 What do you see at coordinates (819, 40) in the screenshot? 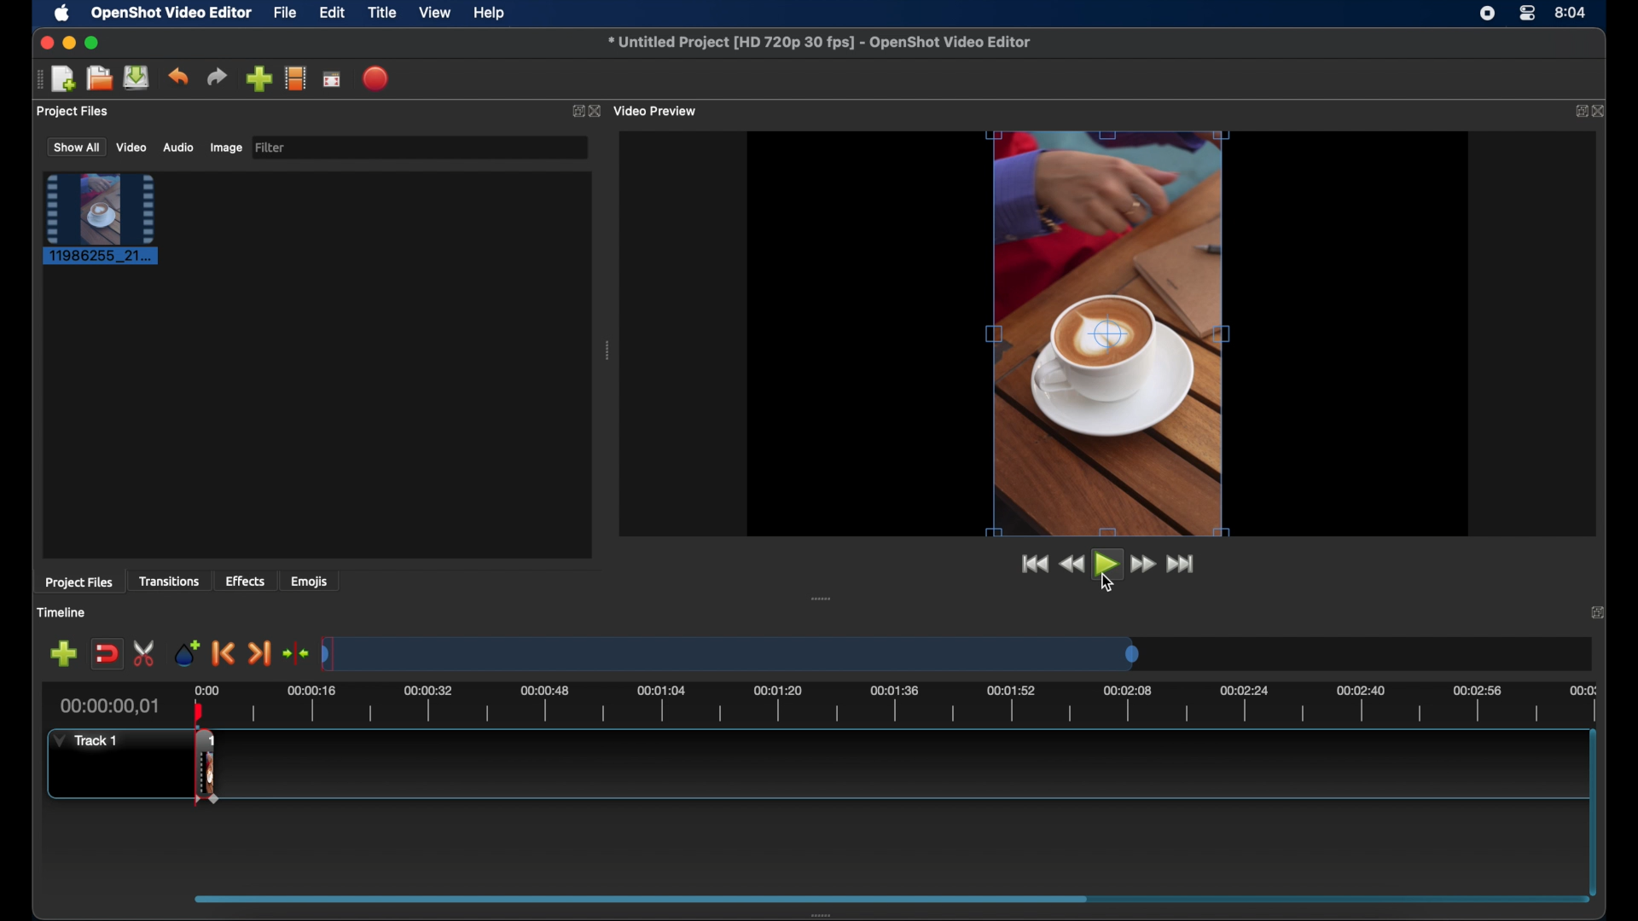
I see `file name` at bounding box center [819, 40].